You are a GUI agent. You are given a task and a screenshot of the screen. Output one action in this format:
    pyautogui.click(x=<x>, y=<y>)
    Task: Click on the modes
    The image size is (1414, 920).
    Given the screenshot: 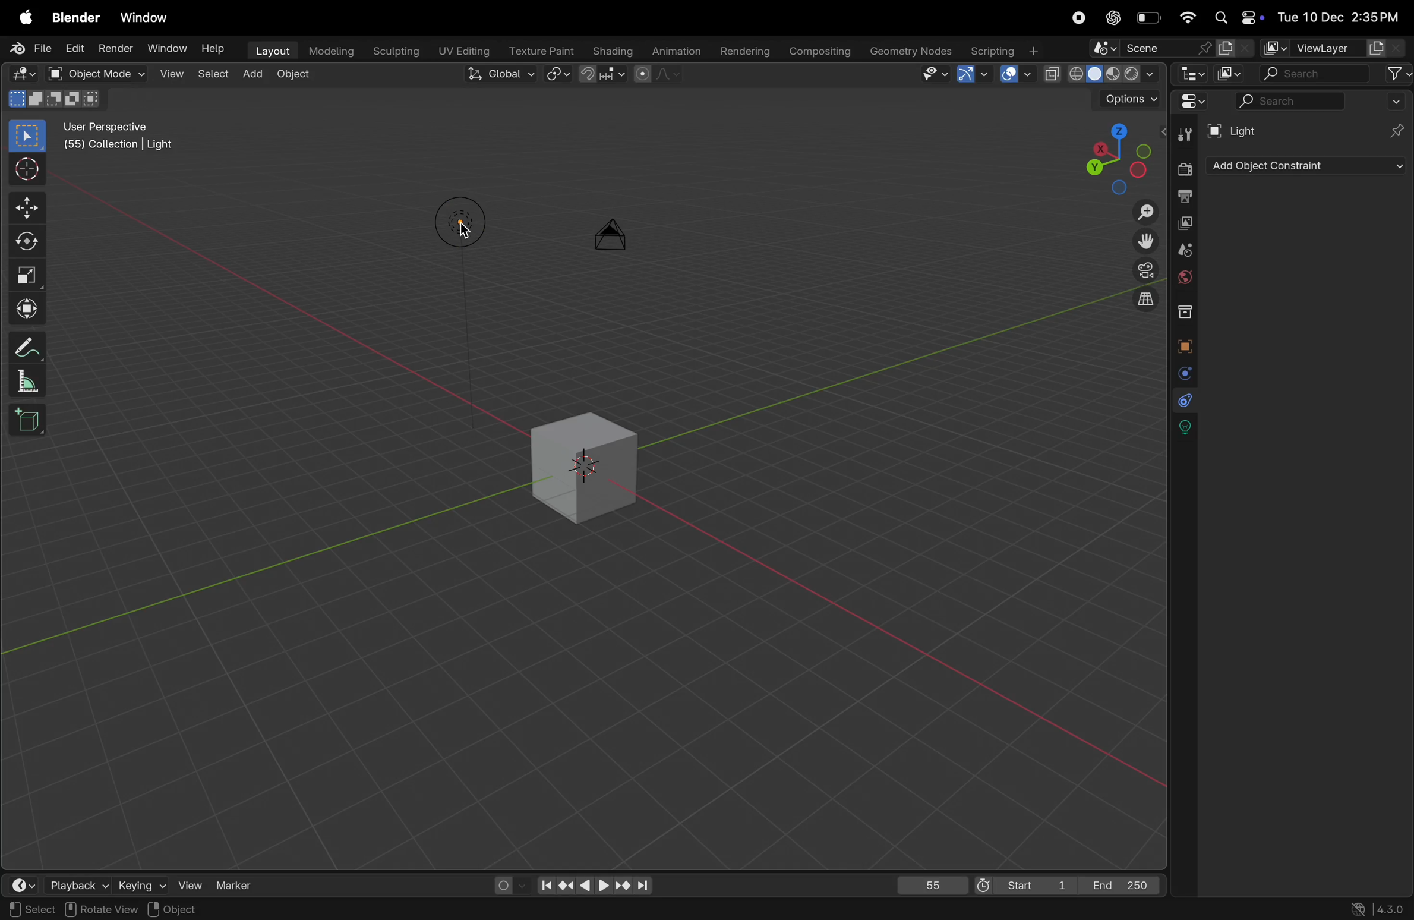 What is the action you would take?
    pyautogui.click(x=57, y=100)
    